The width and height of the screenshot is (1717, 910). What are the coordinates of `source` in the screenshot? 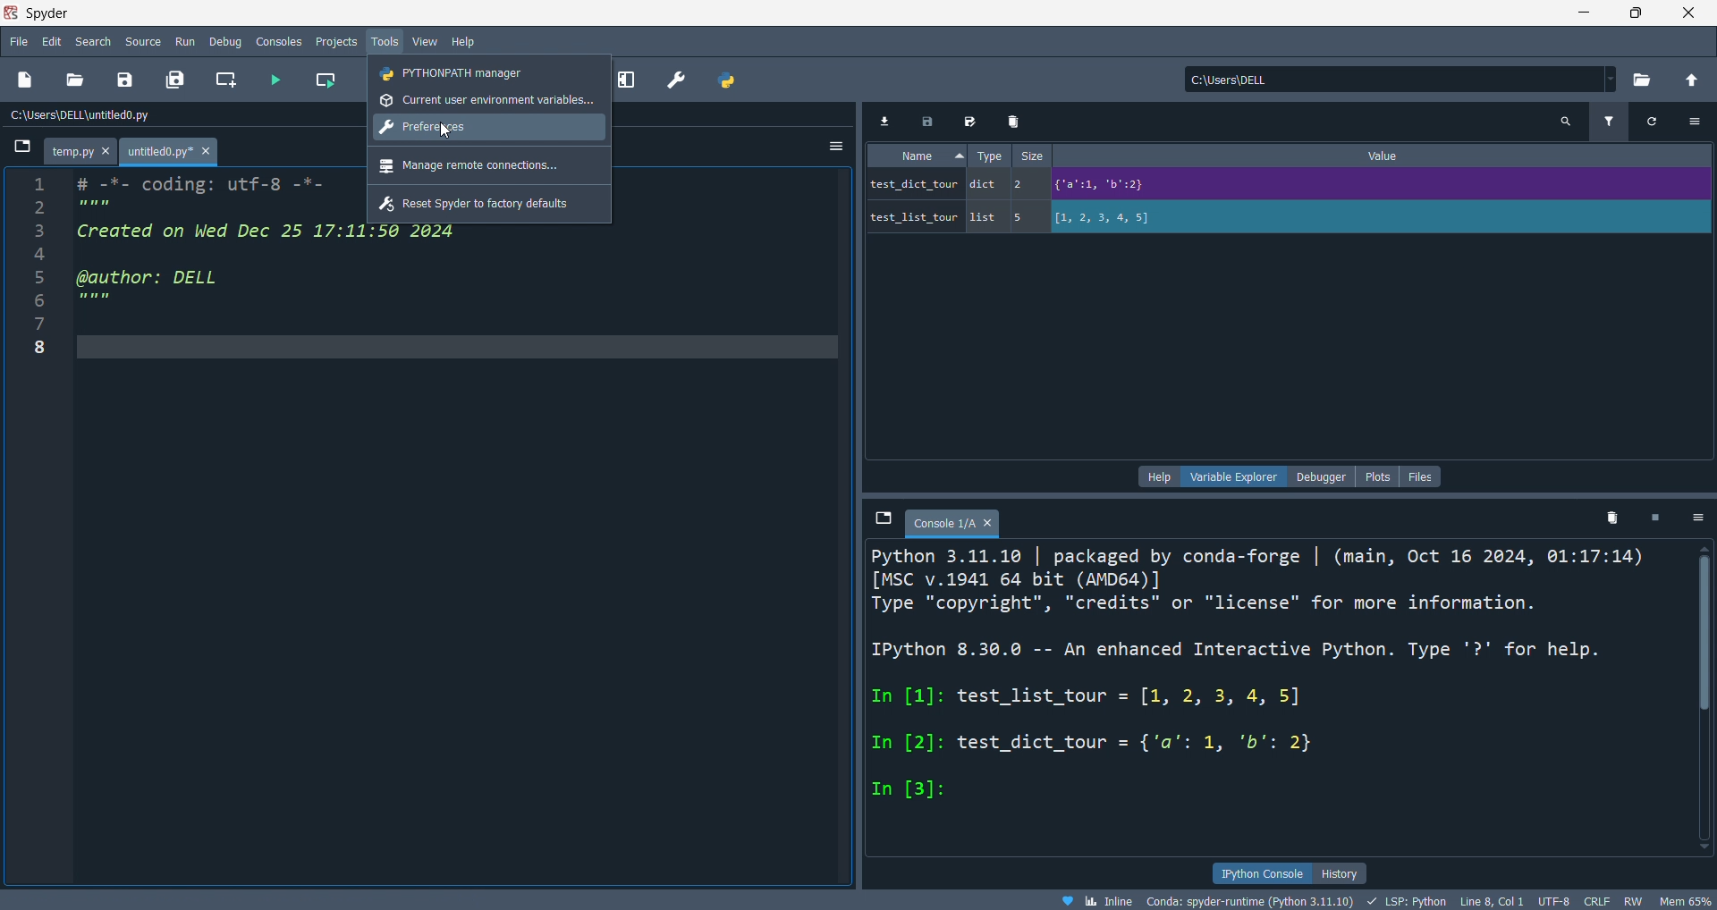 It's located at (143, 41).